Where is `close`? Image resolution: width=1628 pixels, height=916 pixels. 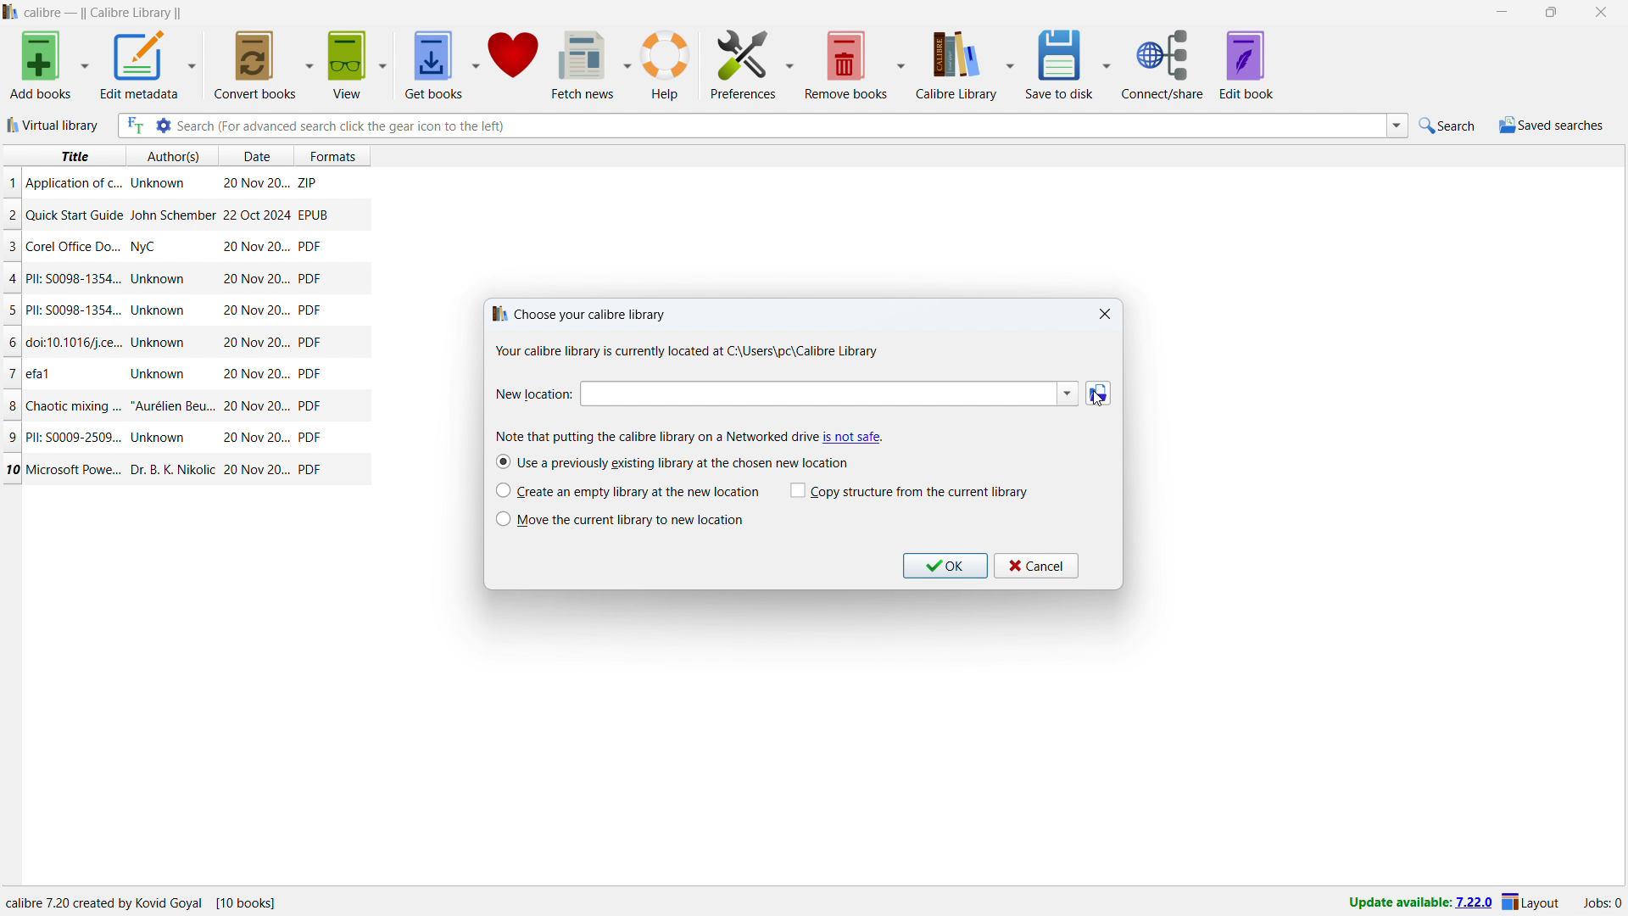 close is located at coordinates (1601, 13).